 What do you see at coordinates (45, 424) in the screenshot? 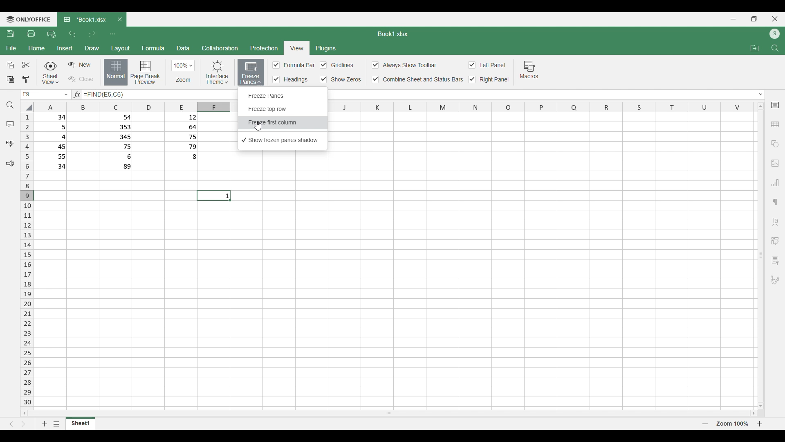
I see `Add sheet` at bounding box center [45, 424].